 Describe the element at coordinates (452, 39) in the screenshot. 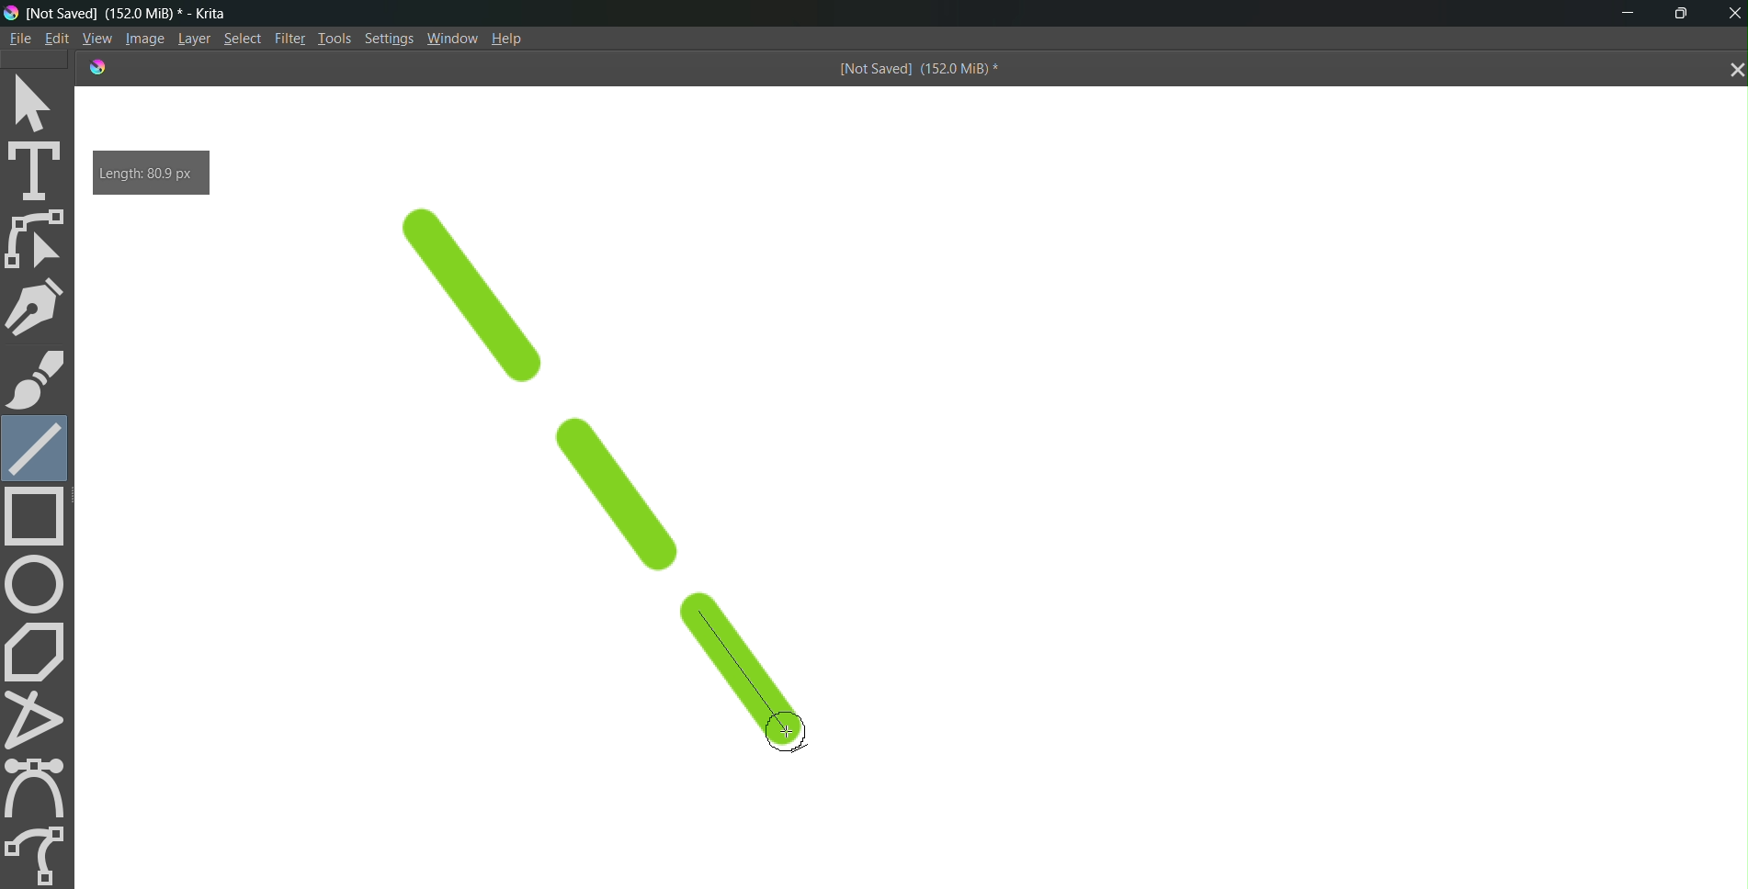

I see `Window` at that location.